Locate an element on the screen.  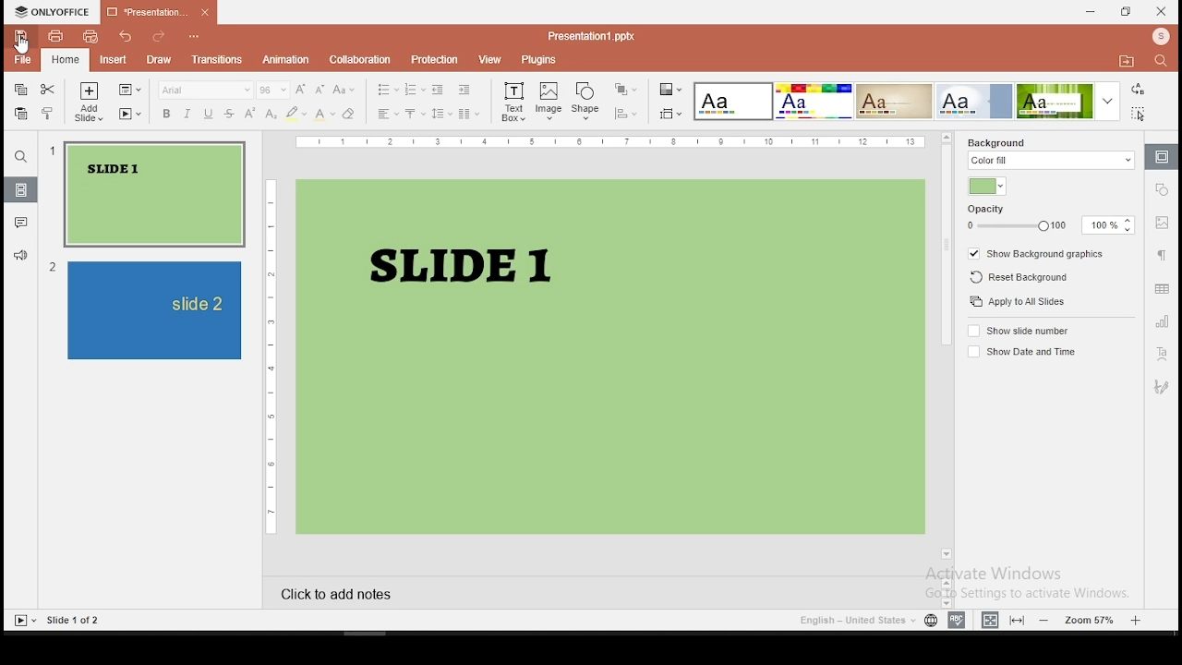
increment font size is located at coordinates (301, 89).